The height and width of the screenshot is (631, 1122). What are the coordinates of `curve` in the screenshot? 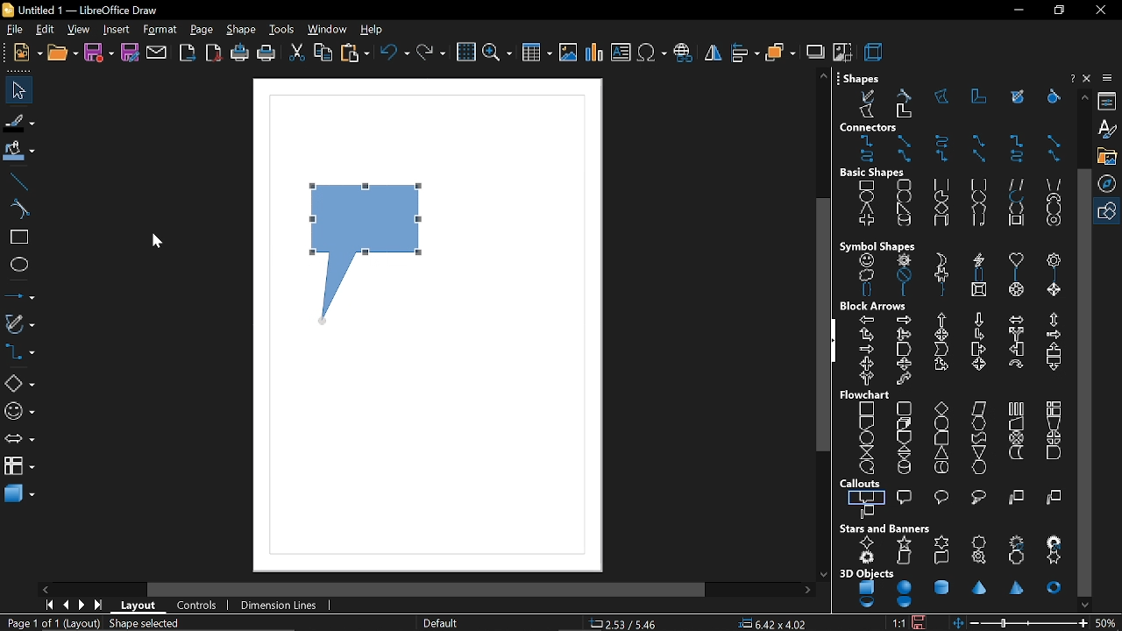 It's located at (907, 95).